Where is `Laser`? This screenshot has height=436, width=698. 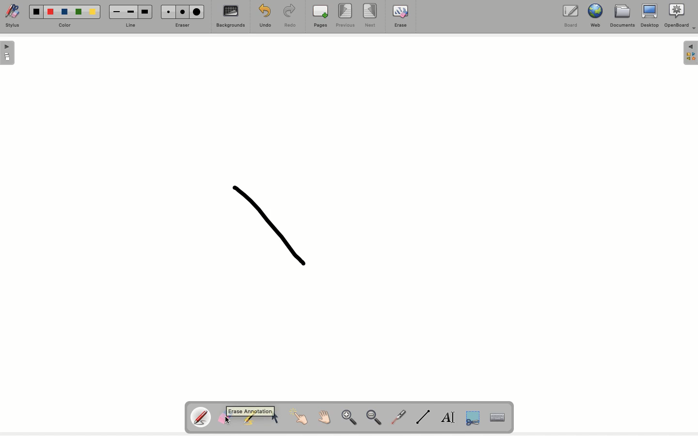 Laser is located at coordinates (399, 417).